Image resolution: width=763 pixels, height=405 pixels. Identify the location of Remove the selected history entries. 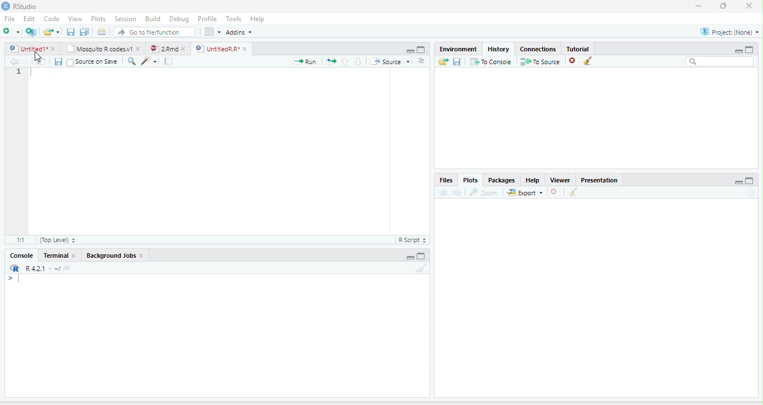
(573, 61).